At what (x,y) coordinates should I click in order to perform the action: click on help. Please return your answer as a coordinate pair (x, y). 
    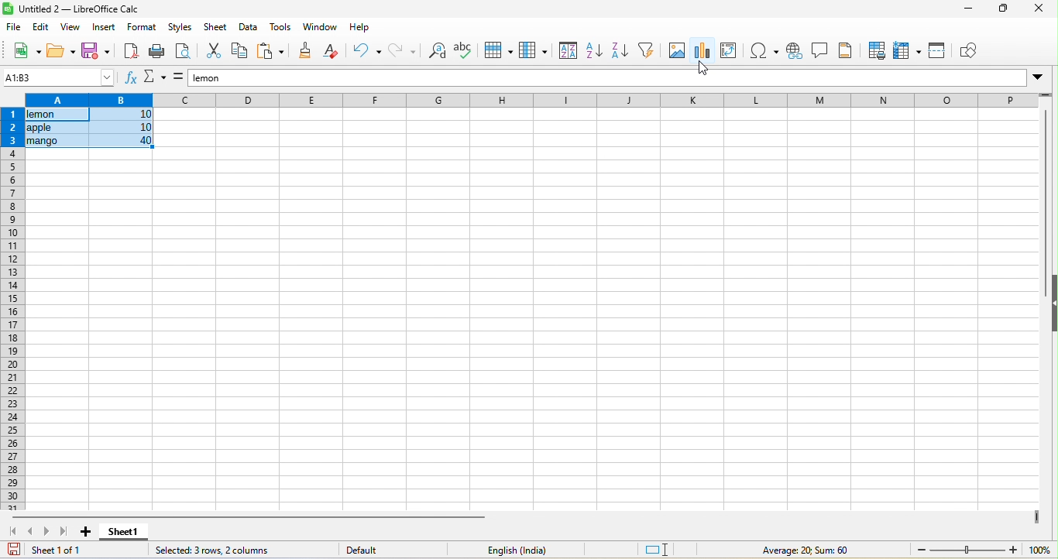
    Looking at the image, I should click on (357, 26).